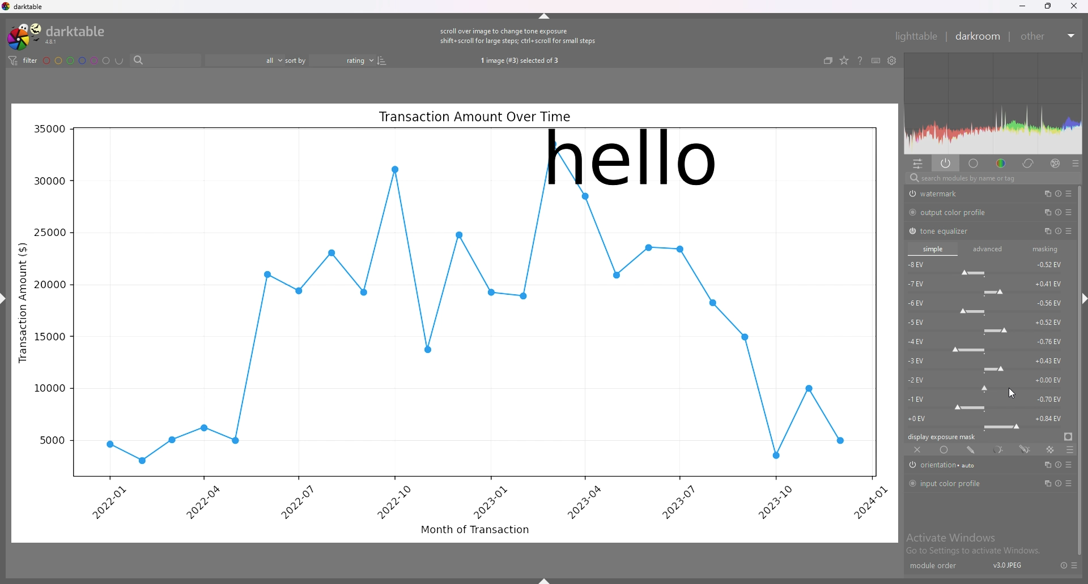  I want to click on switch off/on, so click(911, 212).